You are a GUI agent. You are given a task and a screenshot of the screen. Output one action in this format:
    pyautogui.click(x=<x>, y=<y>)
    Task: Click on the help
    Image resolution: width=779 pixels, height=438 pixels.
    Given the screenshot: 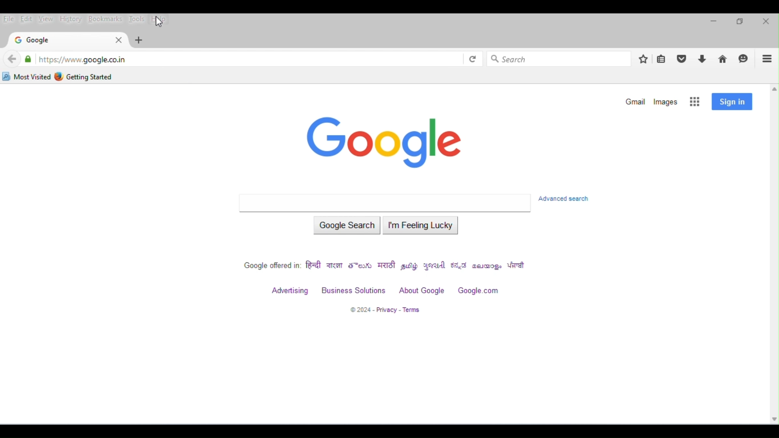 What is the action you would take?
    pyautogui.click(x=161, y=20)
    